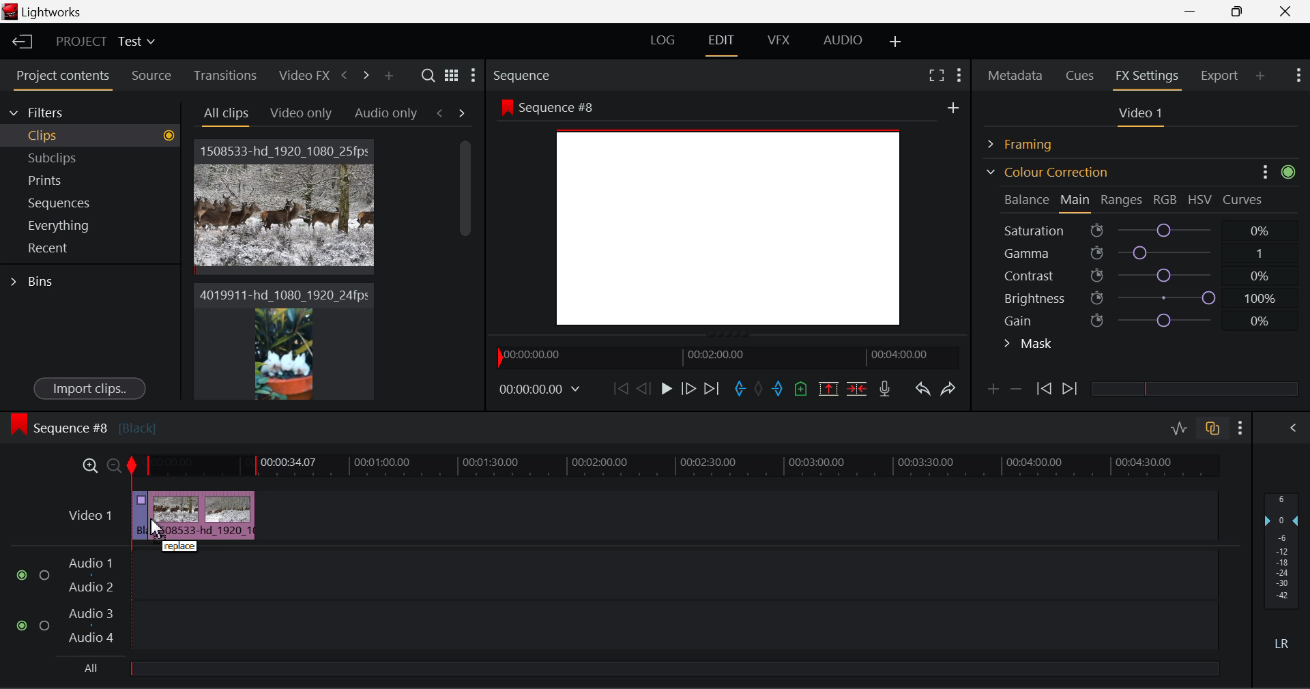 The image size is (1310, 689). I want to click on AUDIO Layout, so click(842, 40).